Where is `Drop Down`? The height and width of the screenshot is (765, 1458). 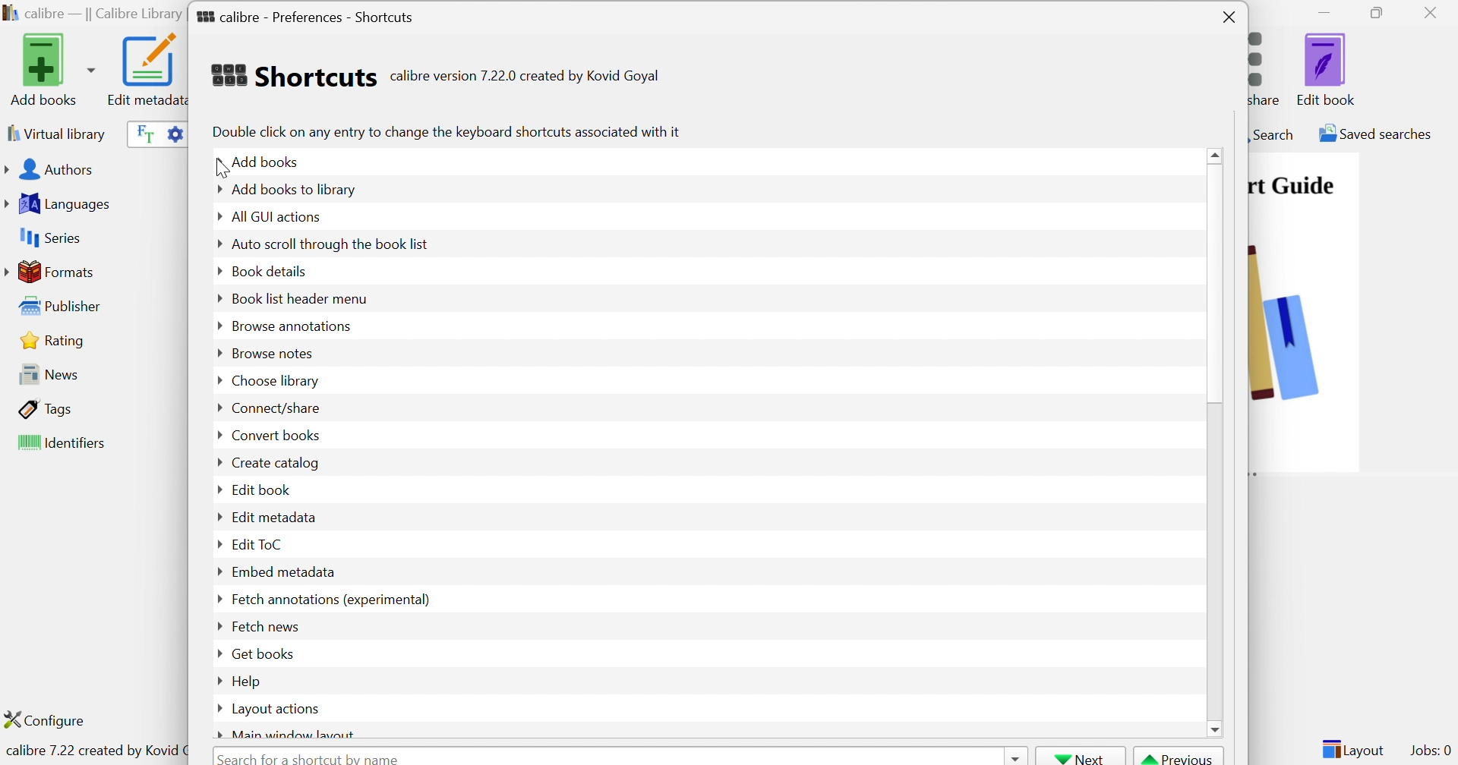 Drop Down is located at coordinates (216, 163).